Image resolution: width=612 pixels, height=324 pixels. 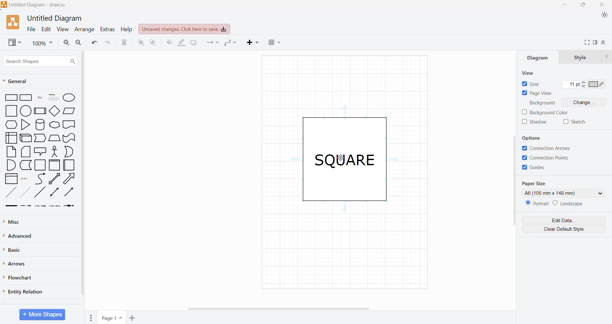 What do you see at coordinates (69, 206) in the screenshot?
I see `Arrow with a Box` at bounding box center [69, 206].